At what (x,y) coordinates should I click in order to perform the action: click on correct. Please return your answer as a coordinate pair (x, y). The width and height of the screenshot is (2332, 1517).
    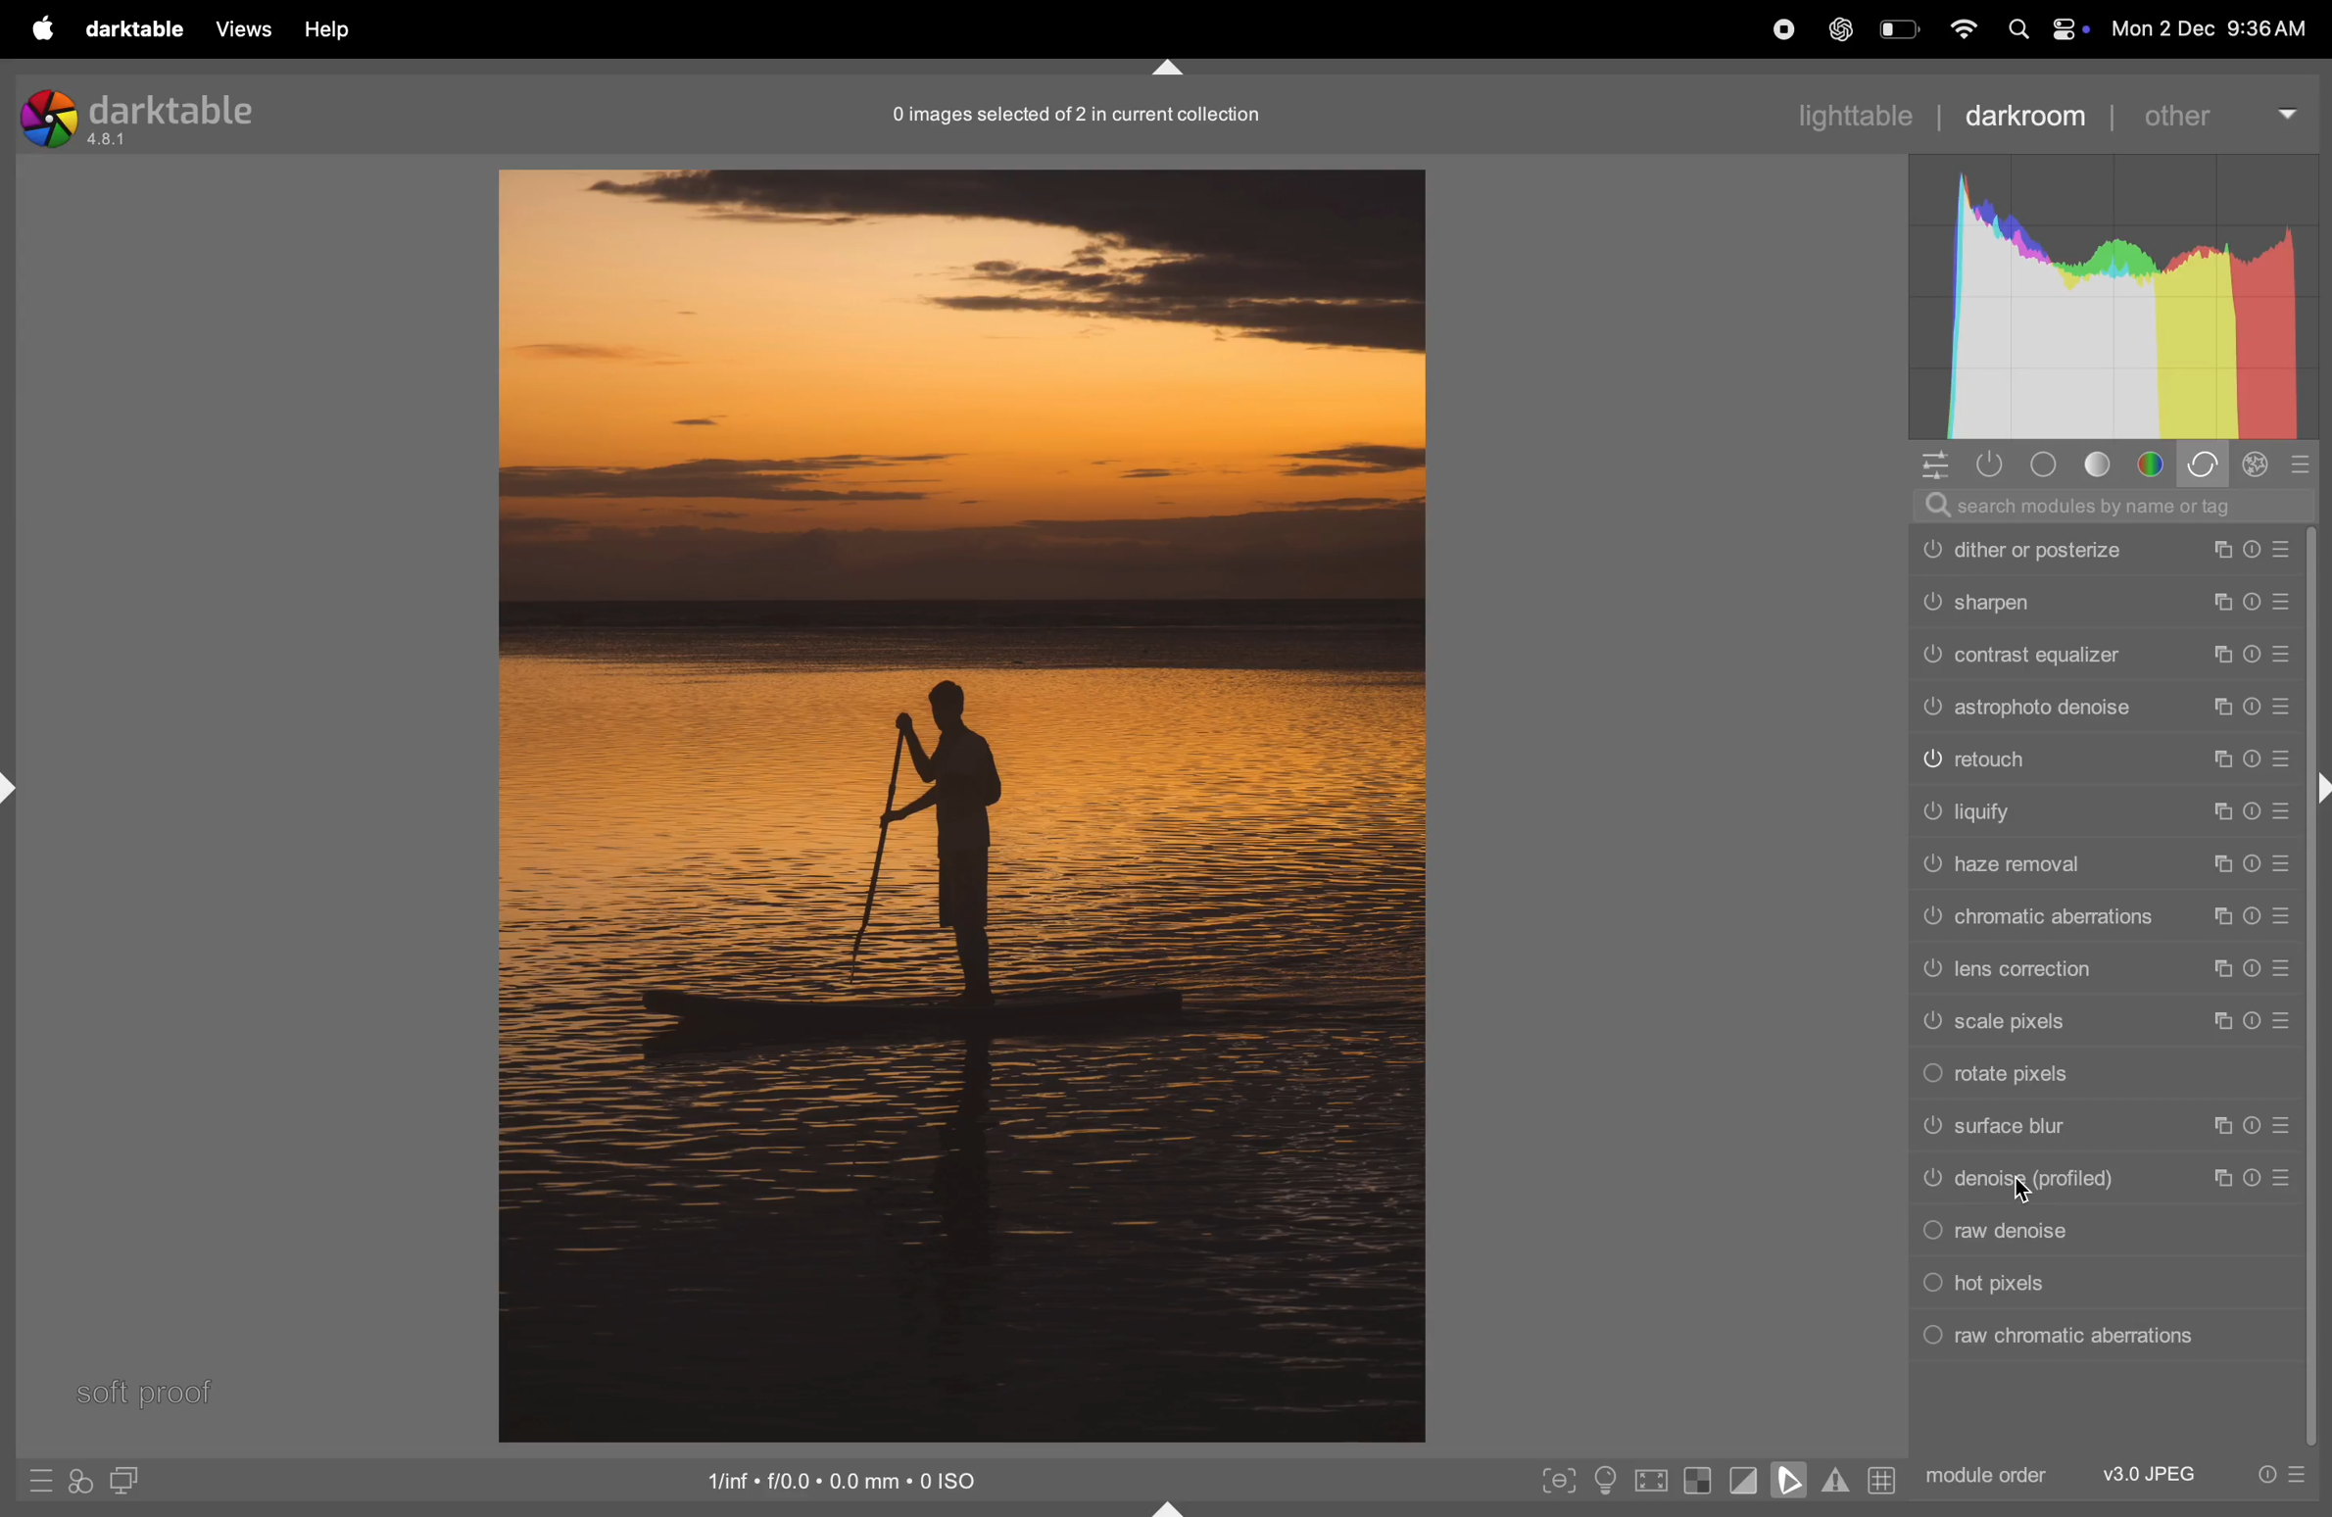
    Looking at the image, I should click on (2208, 465).